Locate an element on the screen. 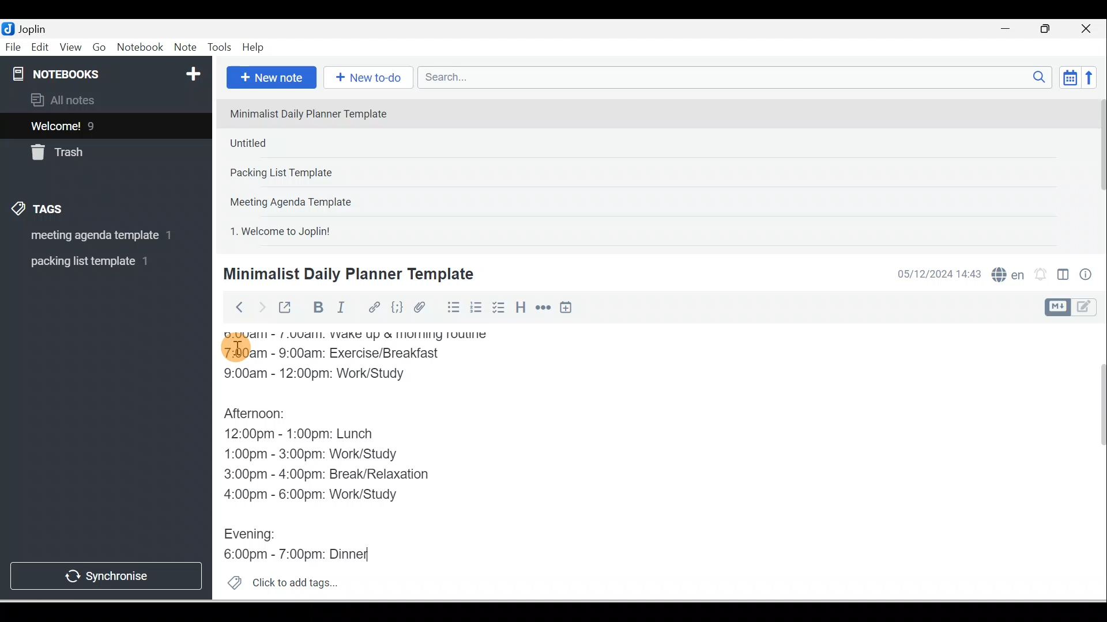 This screenshot has height=622, width=1107. Notebooks is located at coordinates (108, 71).